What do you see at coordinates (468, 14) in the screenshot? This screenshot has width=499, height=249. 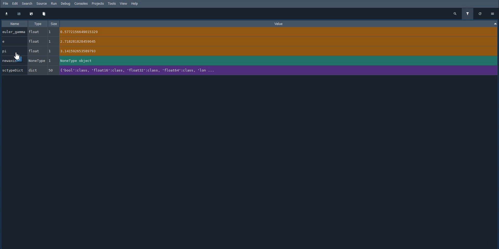 I see `Filter variables` at bounding box center [468, 14].